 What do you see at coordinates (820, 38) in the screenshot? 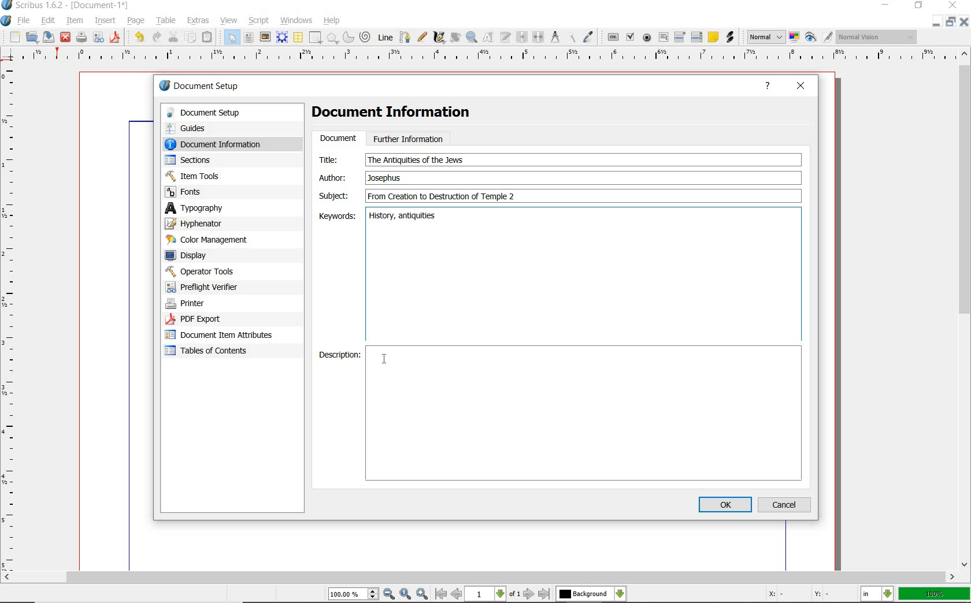
I see `preview mode` at bounding box center [820, 38].